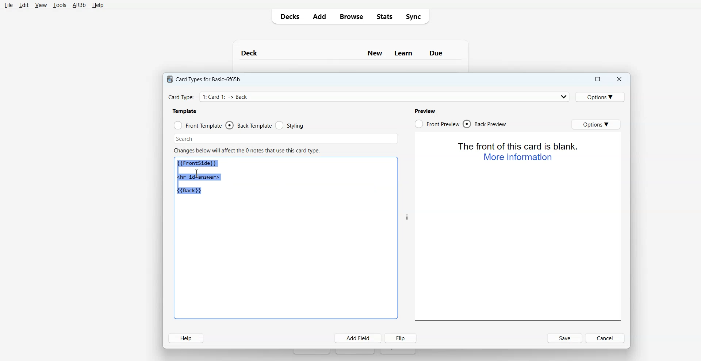  What do you see at coordinates (577, 79) in the screenshot?
I see `Minimize` at bounding box center [577, 79].